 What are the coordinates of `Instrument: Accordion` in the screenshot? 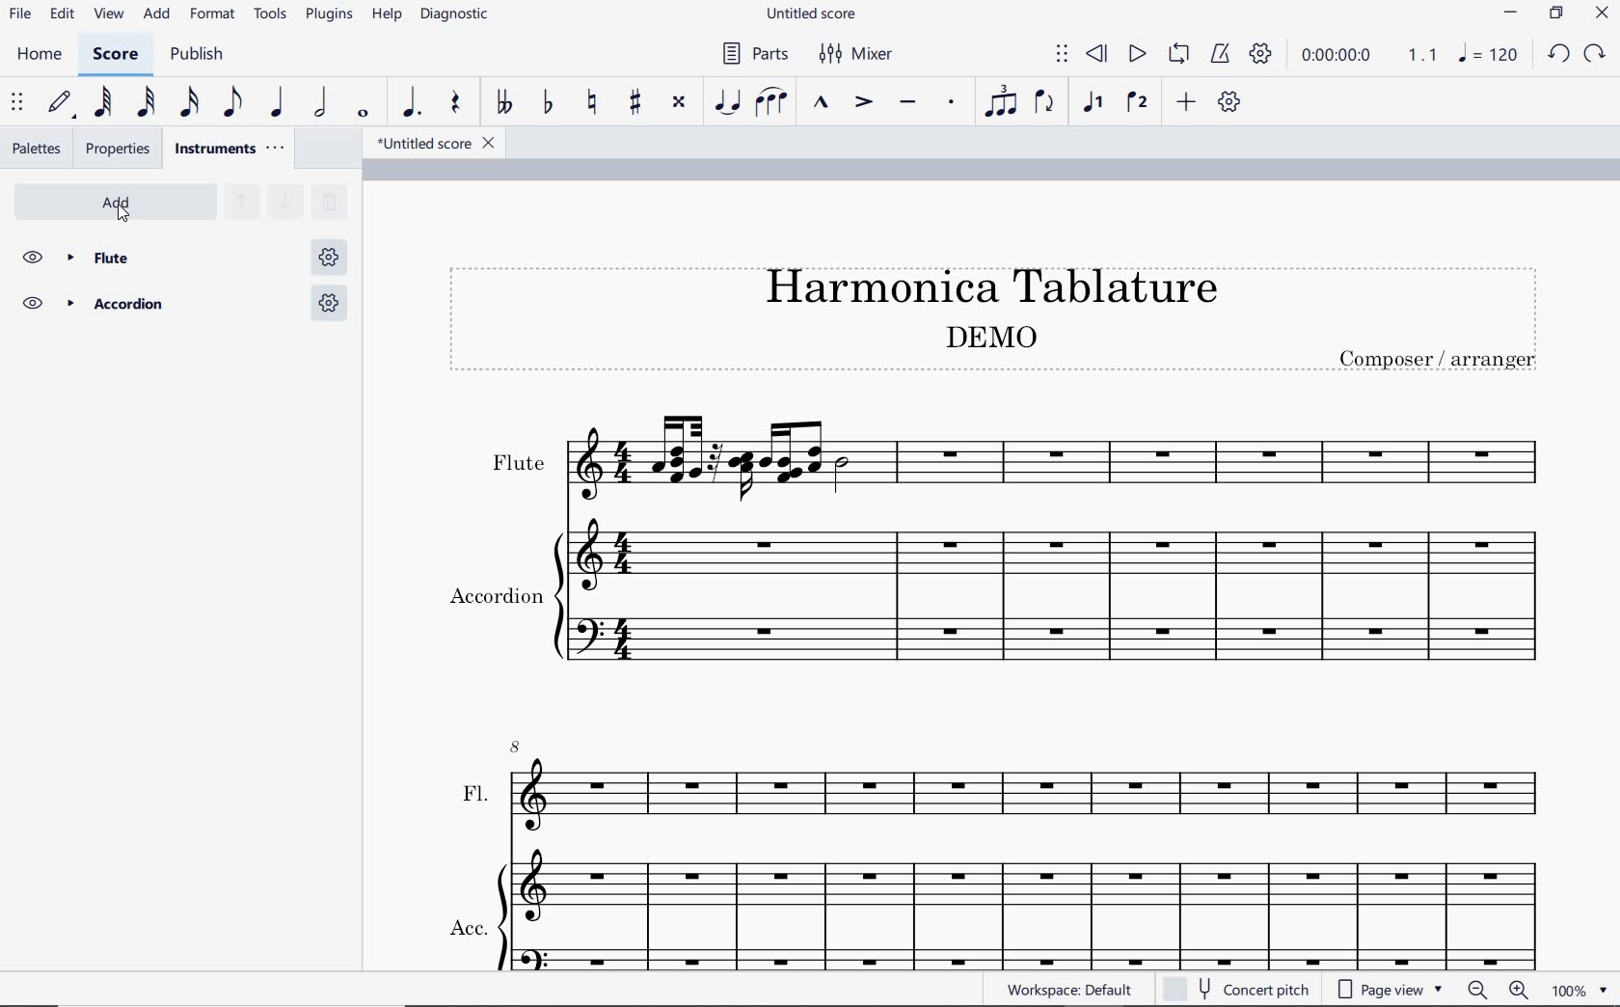 It's located at (1000, 596).